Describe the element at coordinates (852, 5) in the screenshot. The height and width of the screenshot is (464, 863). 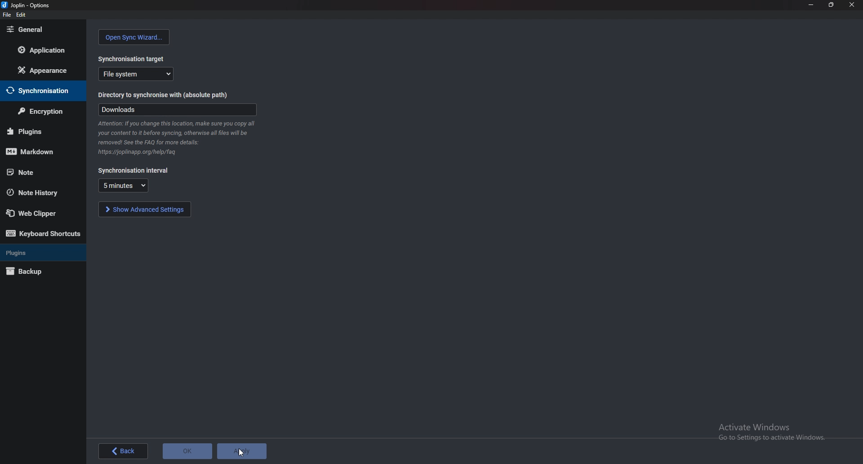
I see `close` at that location.